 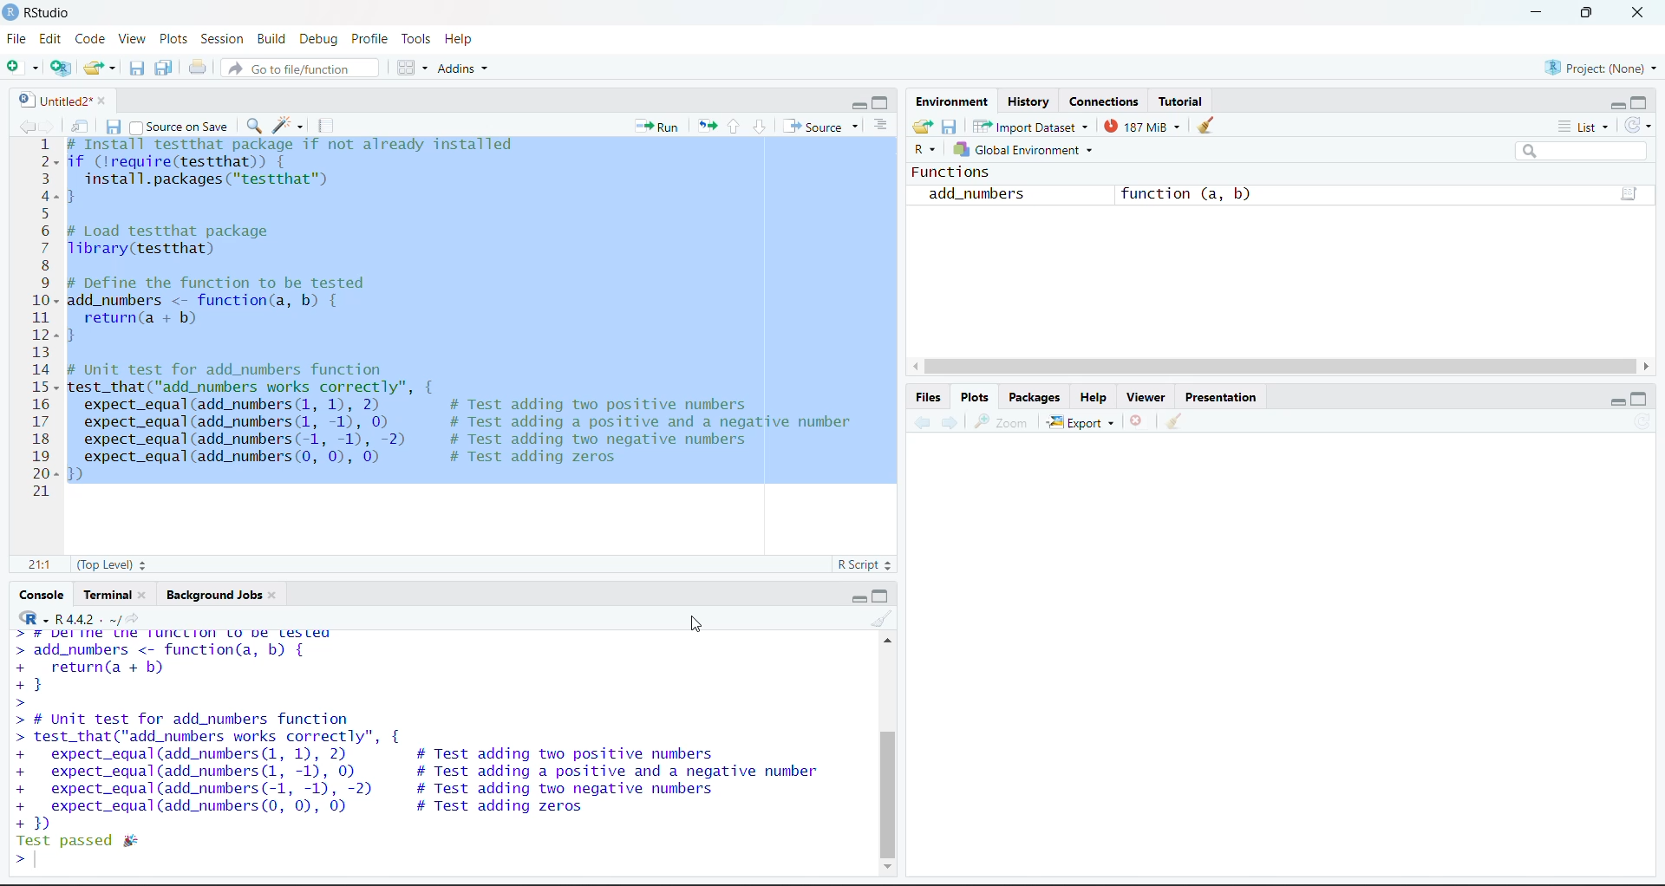 I want to click on find/replace, so click(x=255, y=126).